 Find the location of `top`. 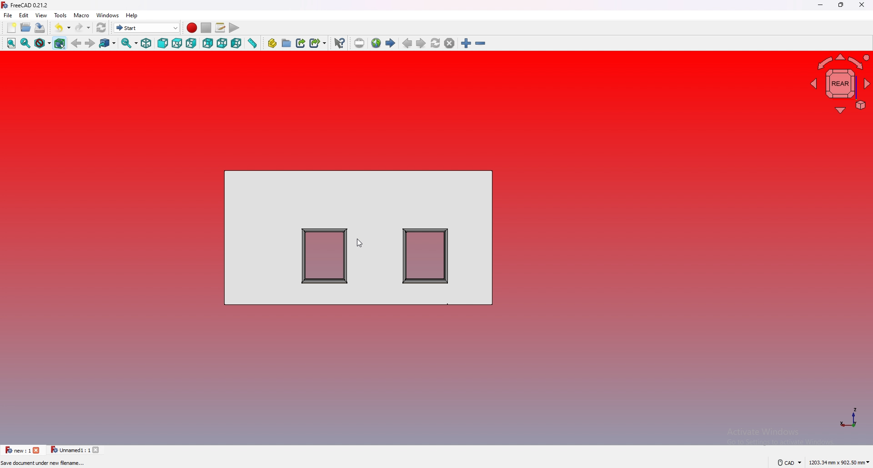

top is located at coordinates (177, 43).